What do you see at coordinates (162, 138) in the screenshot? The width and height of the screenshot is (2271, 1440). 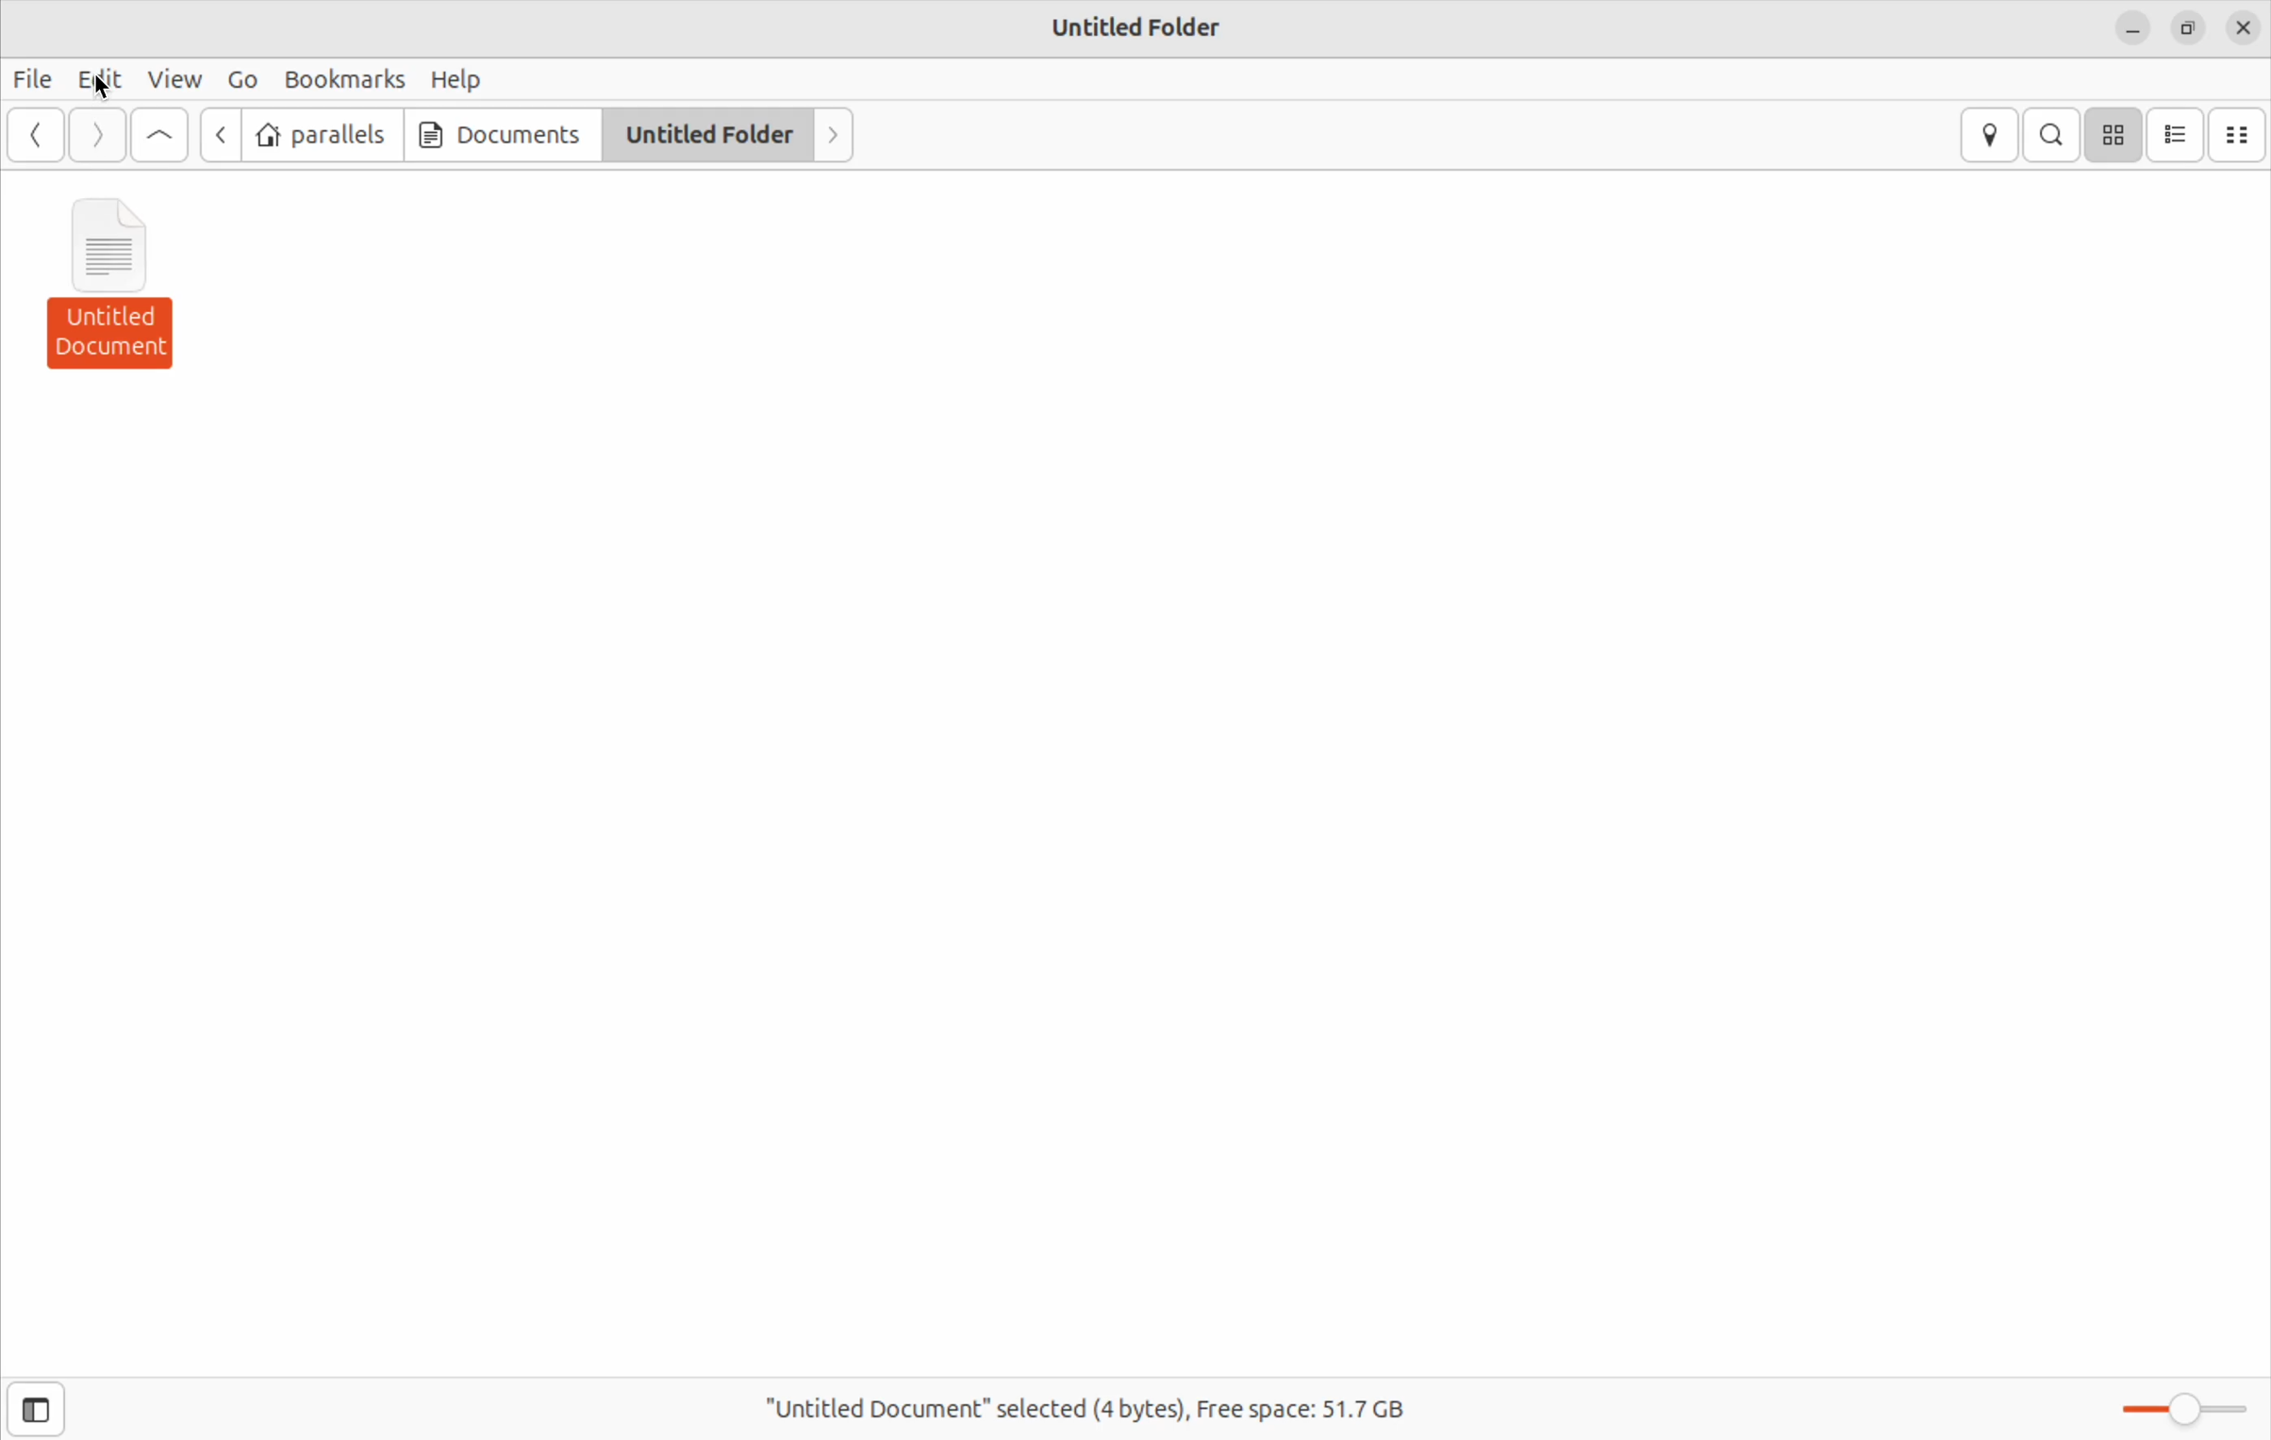 I see `Go up` at bounding box center [162, 138].